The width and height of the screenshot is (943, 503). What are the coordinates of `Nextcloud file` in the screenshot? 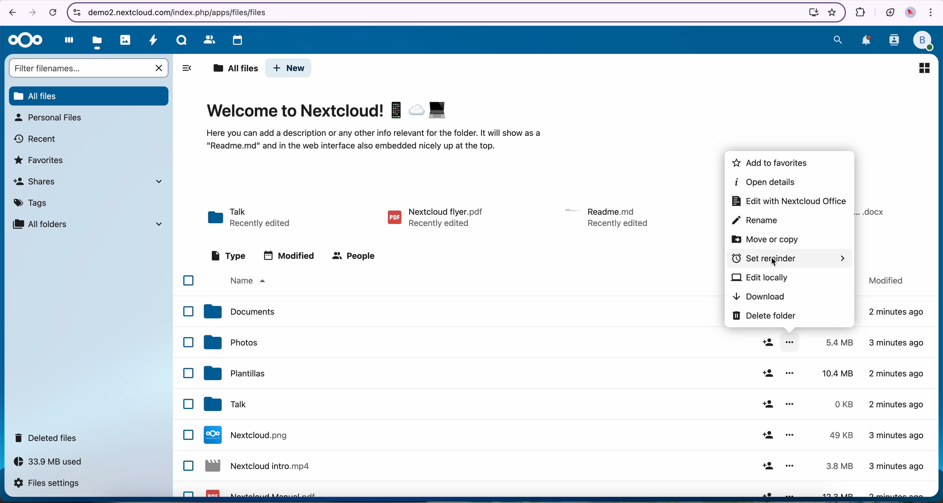 It's located at (260, 467).